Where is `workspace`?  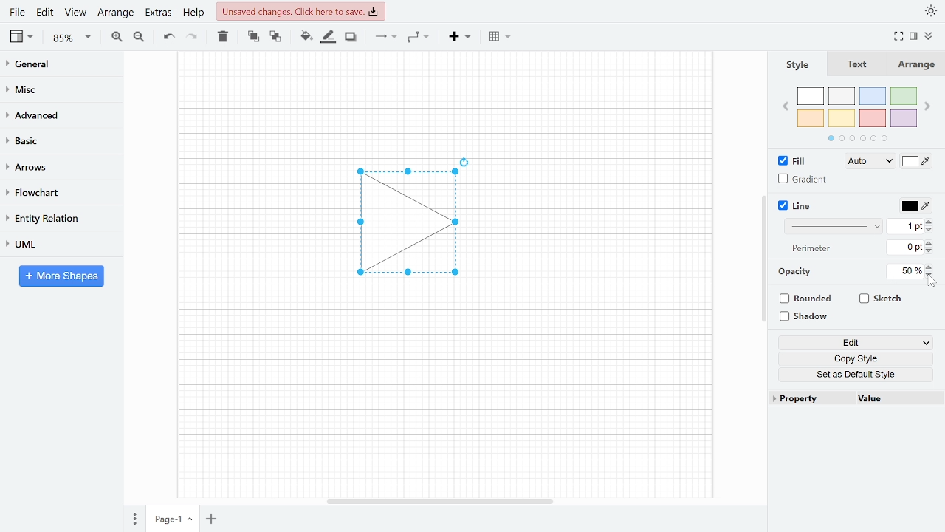 workspace is located at coordinates (605, 223).